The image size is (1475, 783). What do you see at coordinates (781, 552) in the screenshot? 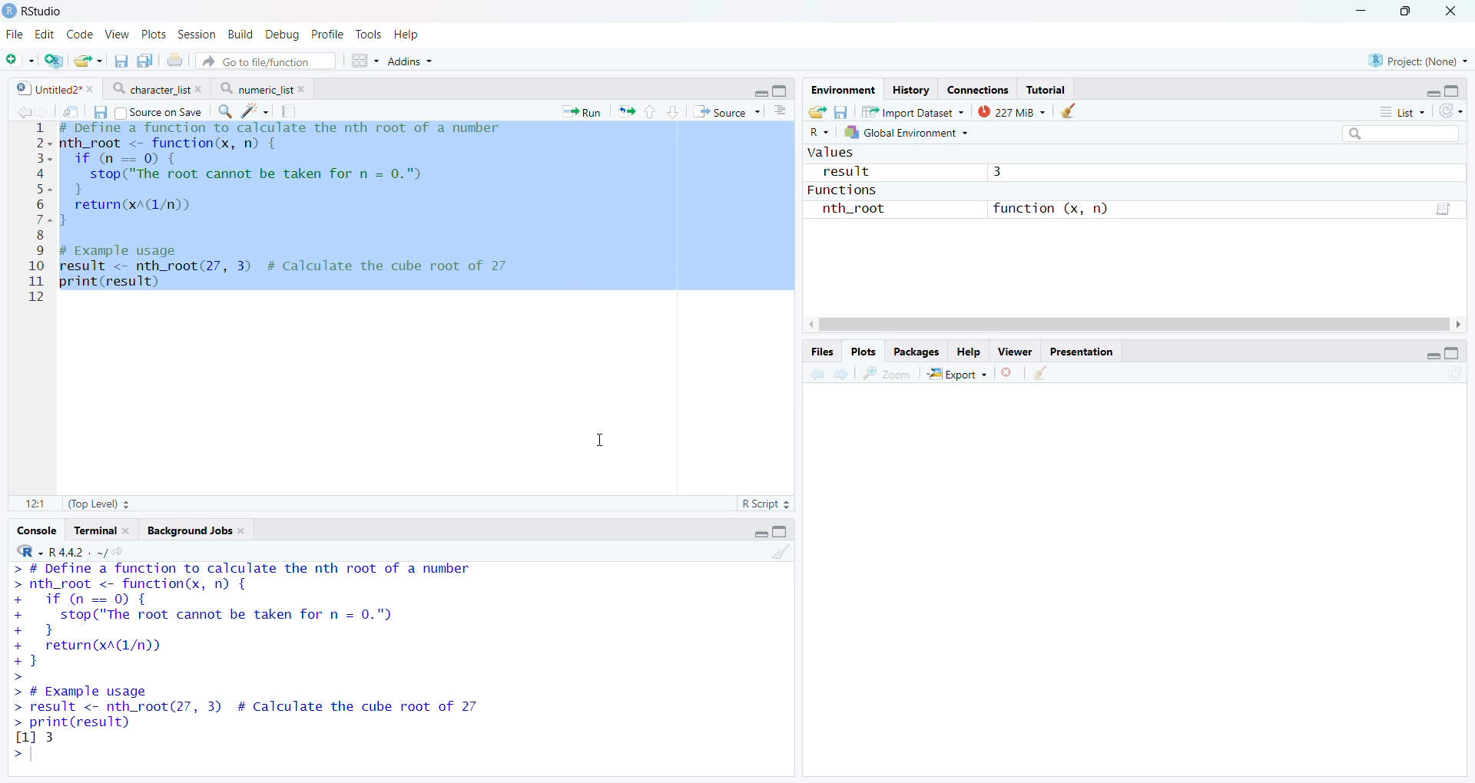
I see `Clear` at bounding box center [781, 552].